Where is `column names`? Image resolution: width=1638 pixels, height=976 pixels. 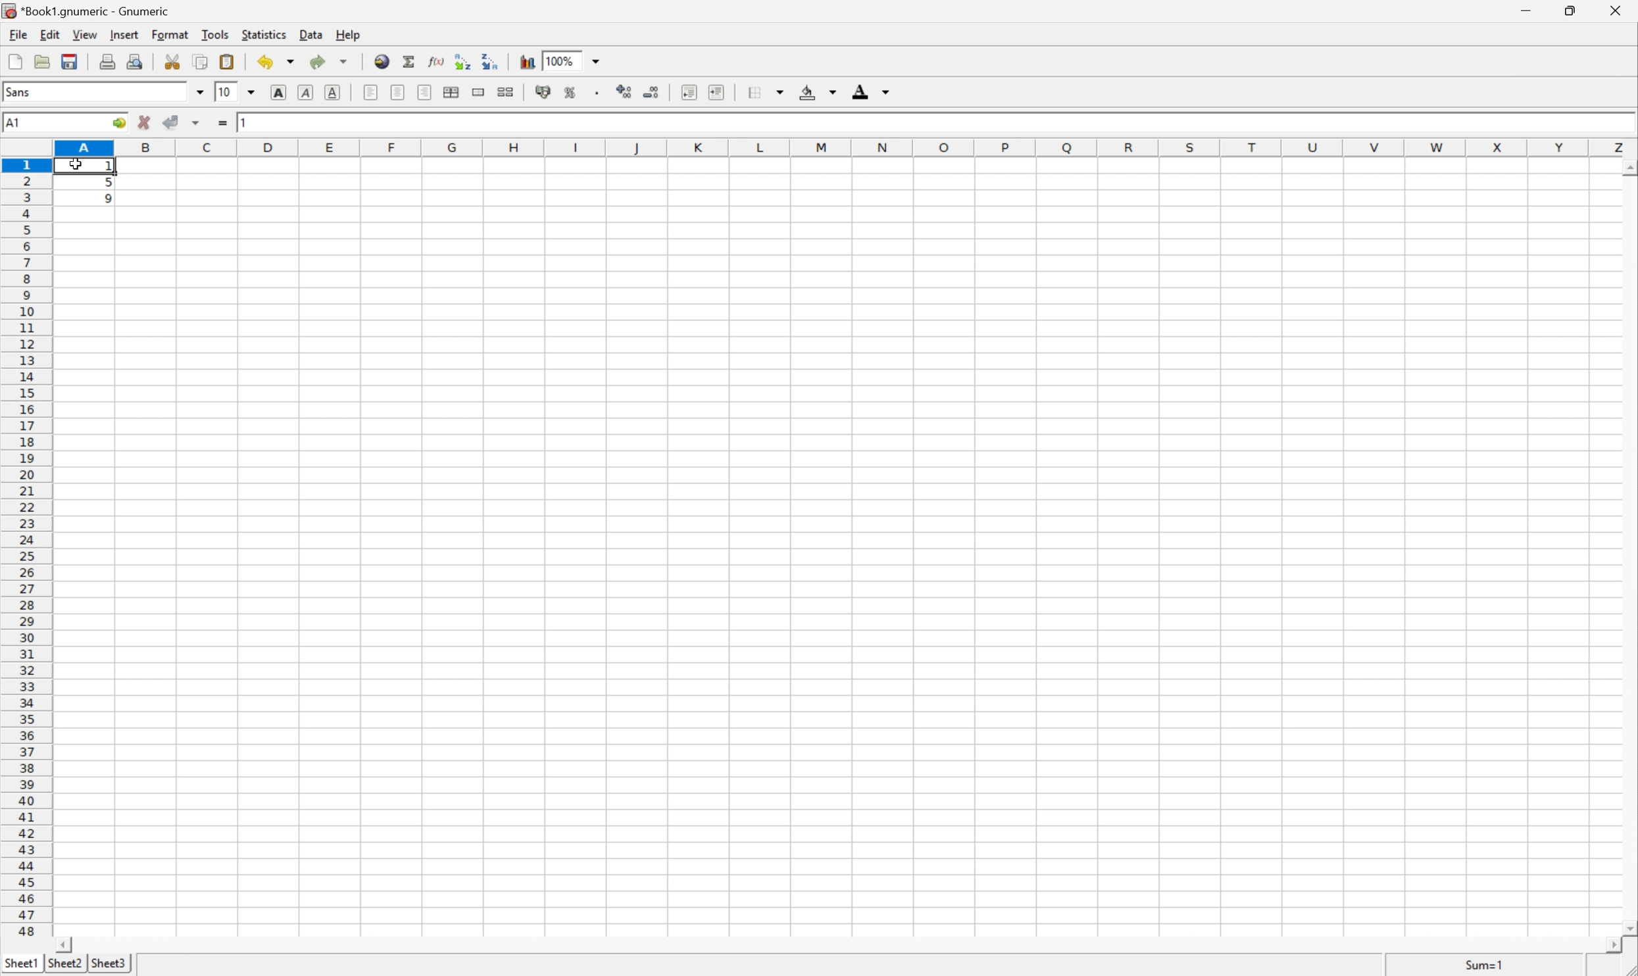
column names is located at coordinates (848, 149).